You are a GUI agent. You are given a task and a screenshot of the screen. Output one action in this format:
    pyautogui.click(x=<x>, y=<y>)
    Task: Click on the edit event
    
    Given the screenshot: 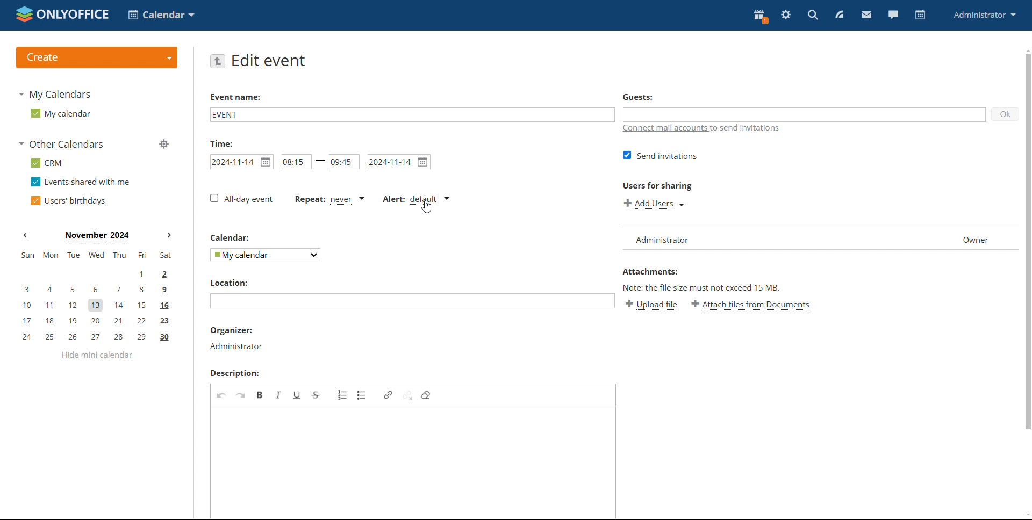 What is the action you would take?
    pyautogui.click(x=270, y=60)
    